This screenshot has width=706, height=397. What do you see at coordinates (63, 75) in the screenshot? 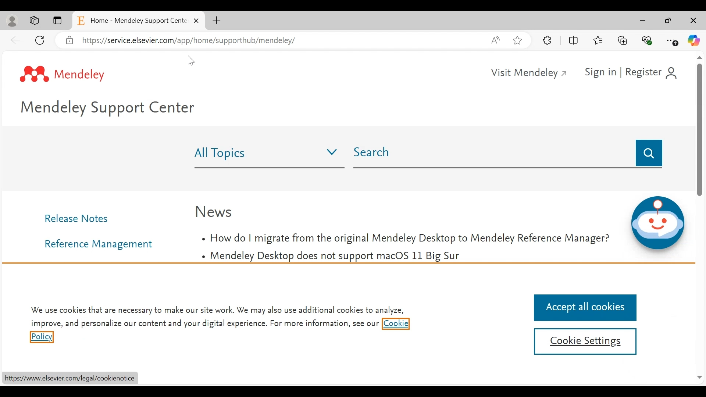
I see `Mendeley Desktop icon` at bounding box center [63, 75].